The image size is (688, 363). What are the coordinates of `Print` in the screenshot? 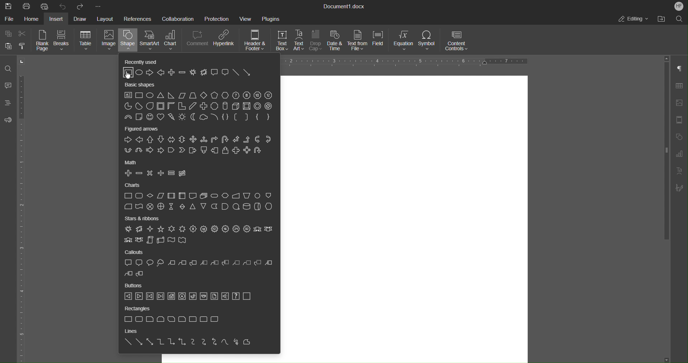 It's located at (27, 6).